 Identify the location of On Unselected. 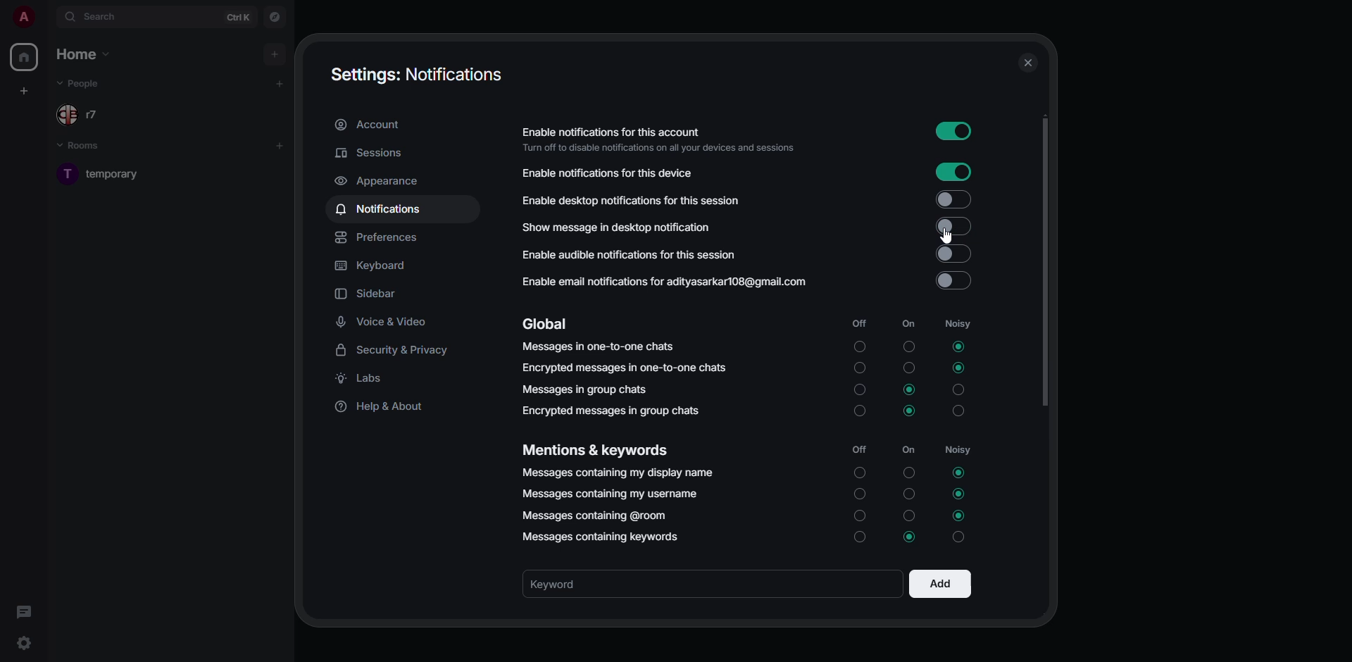
(910, 346).